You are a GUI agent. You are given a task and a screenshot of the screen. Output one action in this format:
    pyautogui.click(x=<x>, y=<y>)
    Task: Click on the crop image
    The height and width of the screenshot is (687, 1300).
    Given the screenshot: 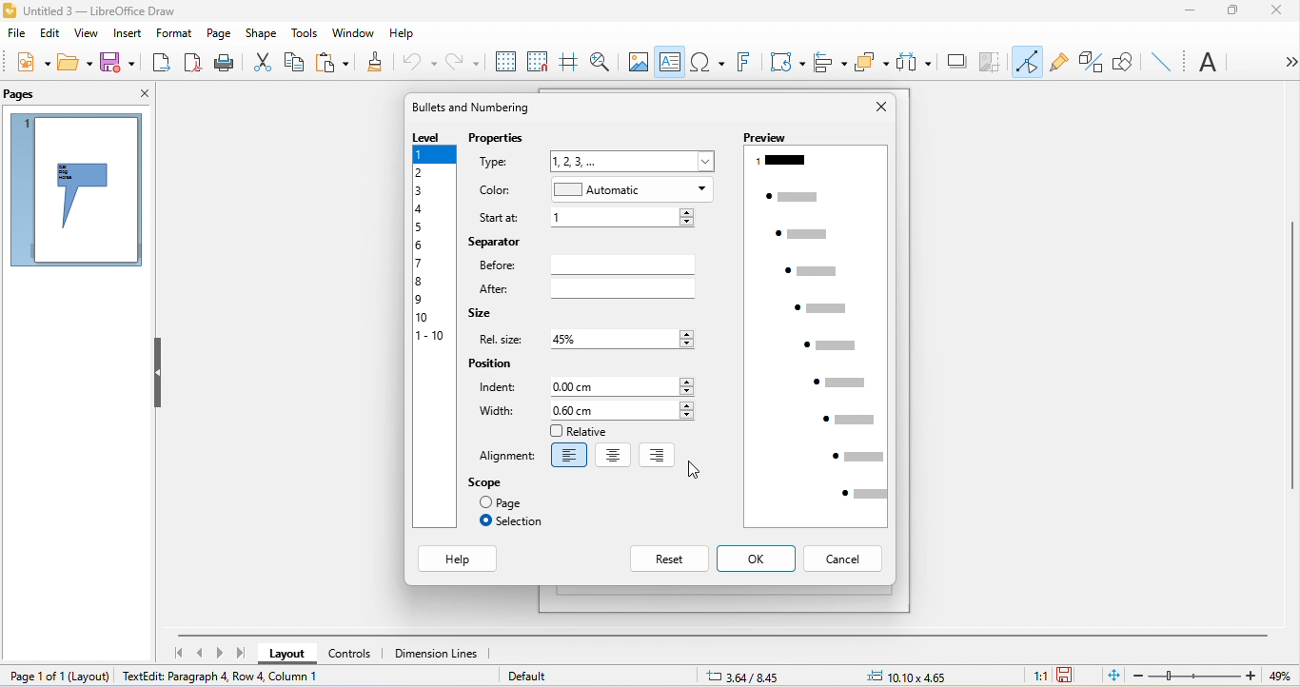 What is the action you would take?
    pyautogui.click(x=992, y=63)
    